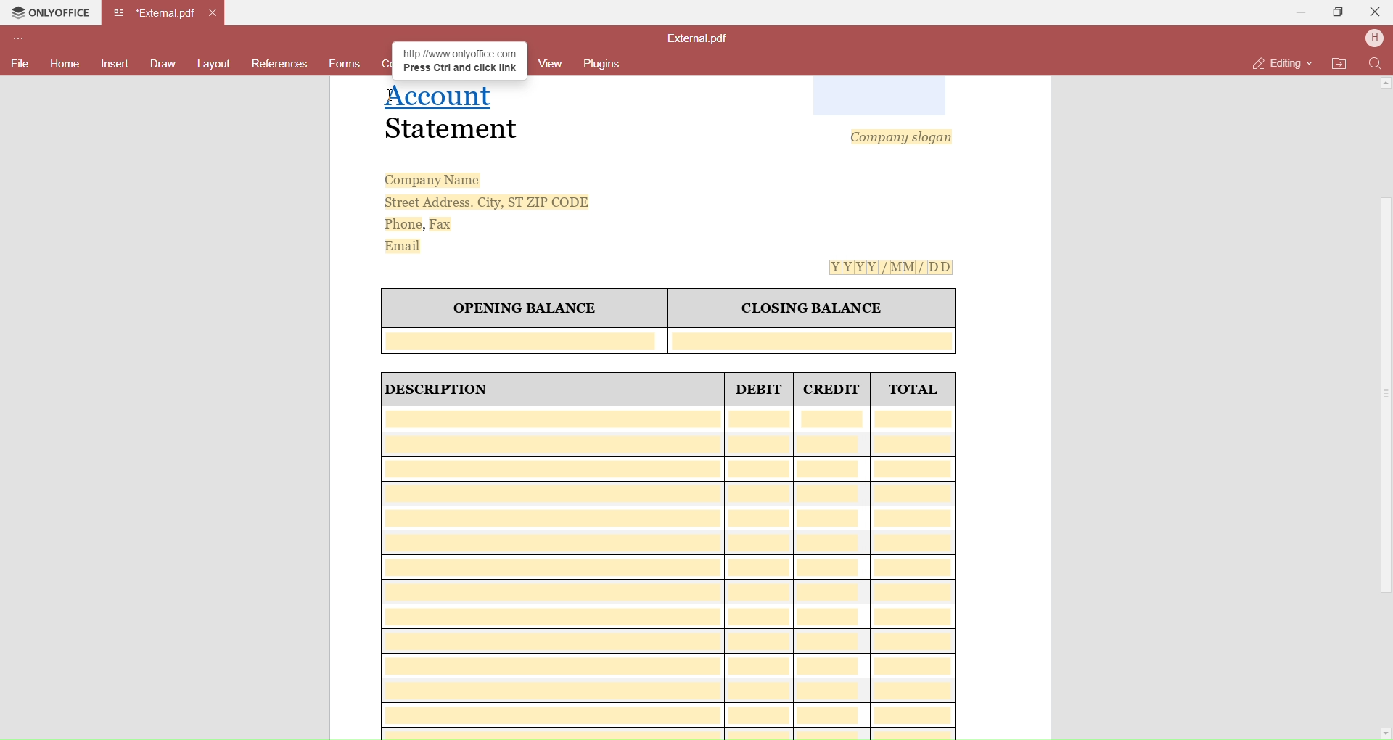 The width and height of the screenshot is (1393, 740). I want to click on Customize Toolbar, so click(25, 38).